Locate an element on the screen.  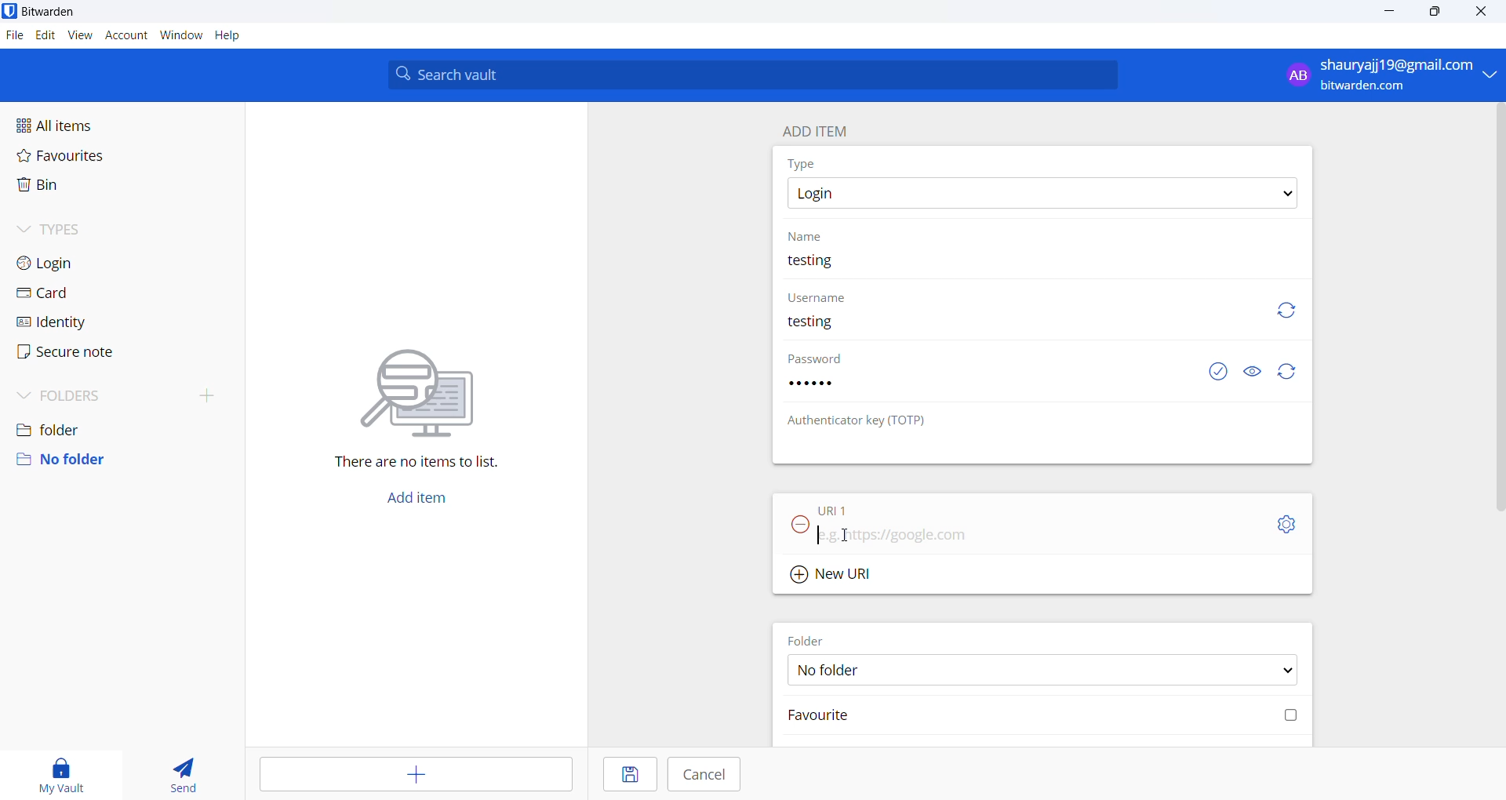
favourite checkbox is located at coordinates (1046, 715).